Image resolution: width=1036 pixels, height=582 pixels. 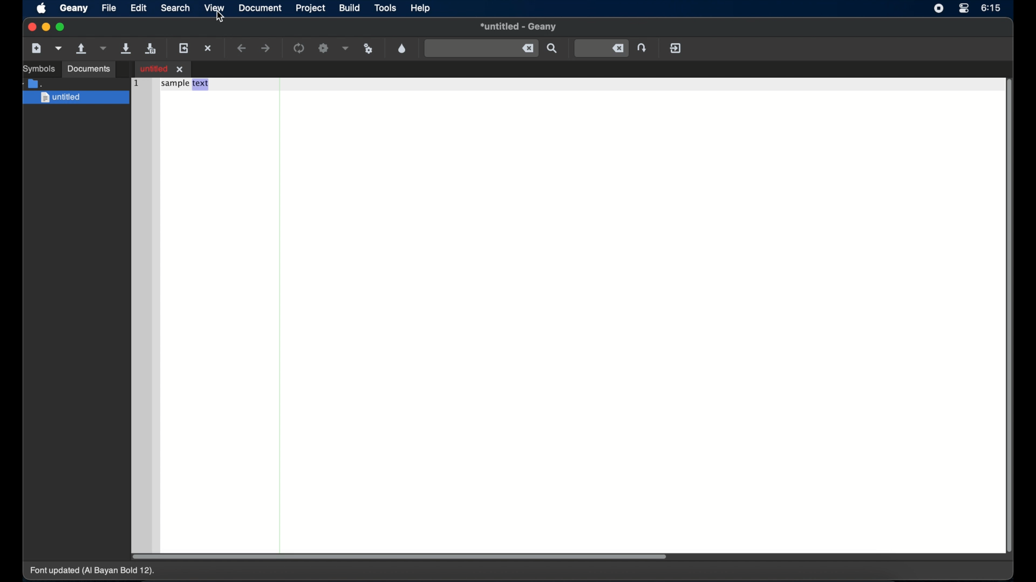 I want to click on save all current files, so click(x=151, y=49).